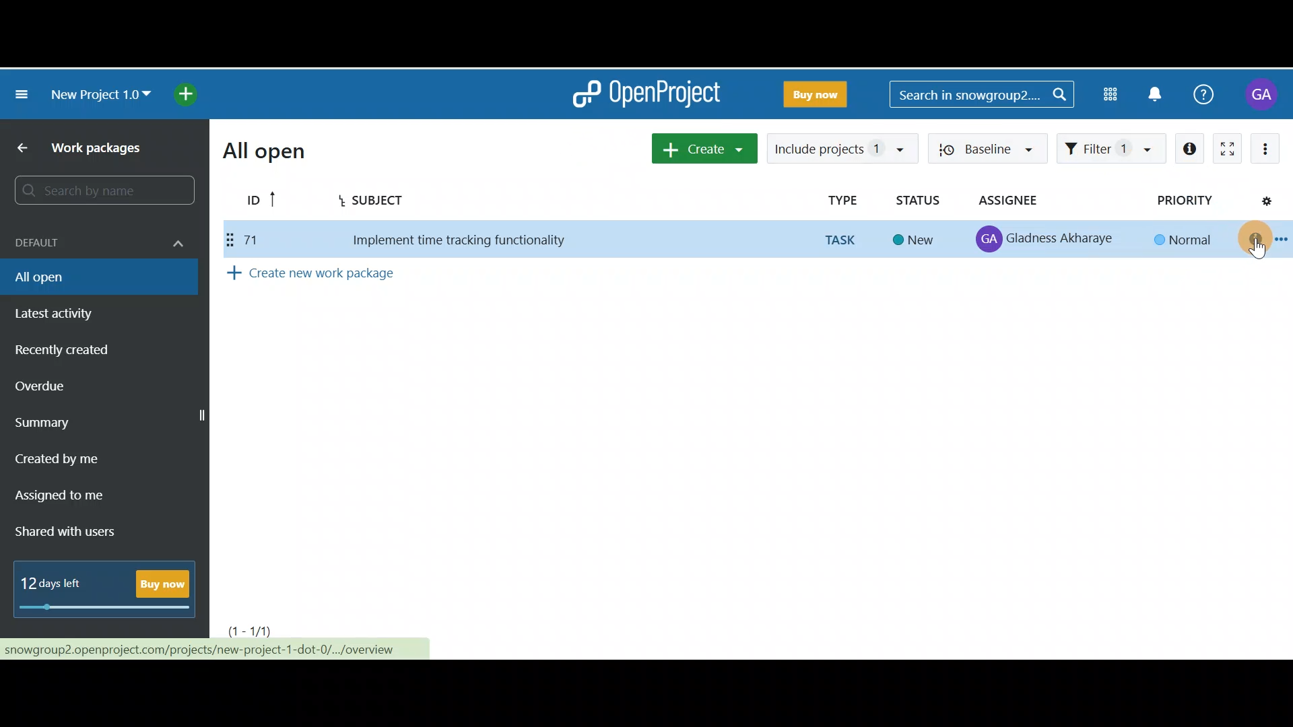 Image resolution: width=1293 pixels, height=727 pixels. Describe the element at coordinates (840, 147) in the screenshot. I see `Include projects` at that location.